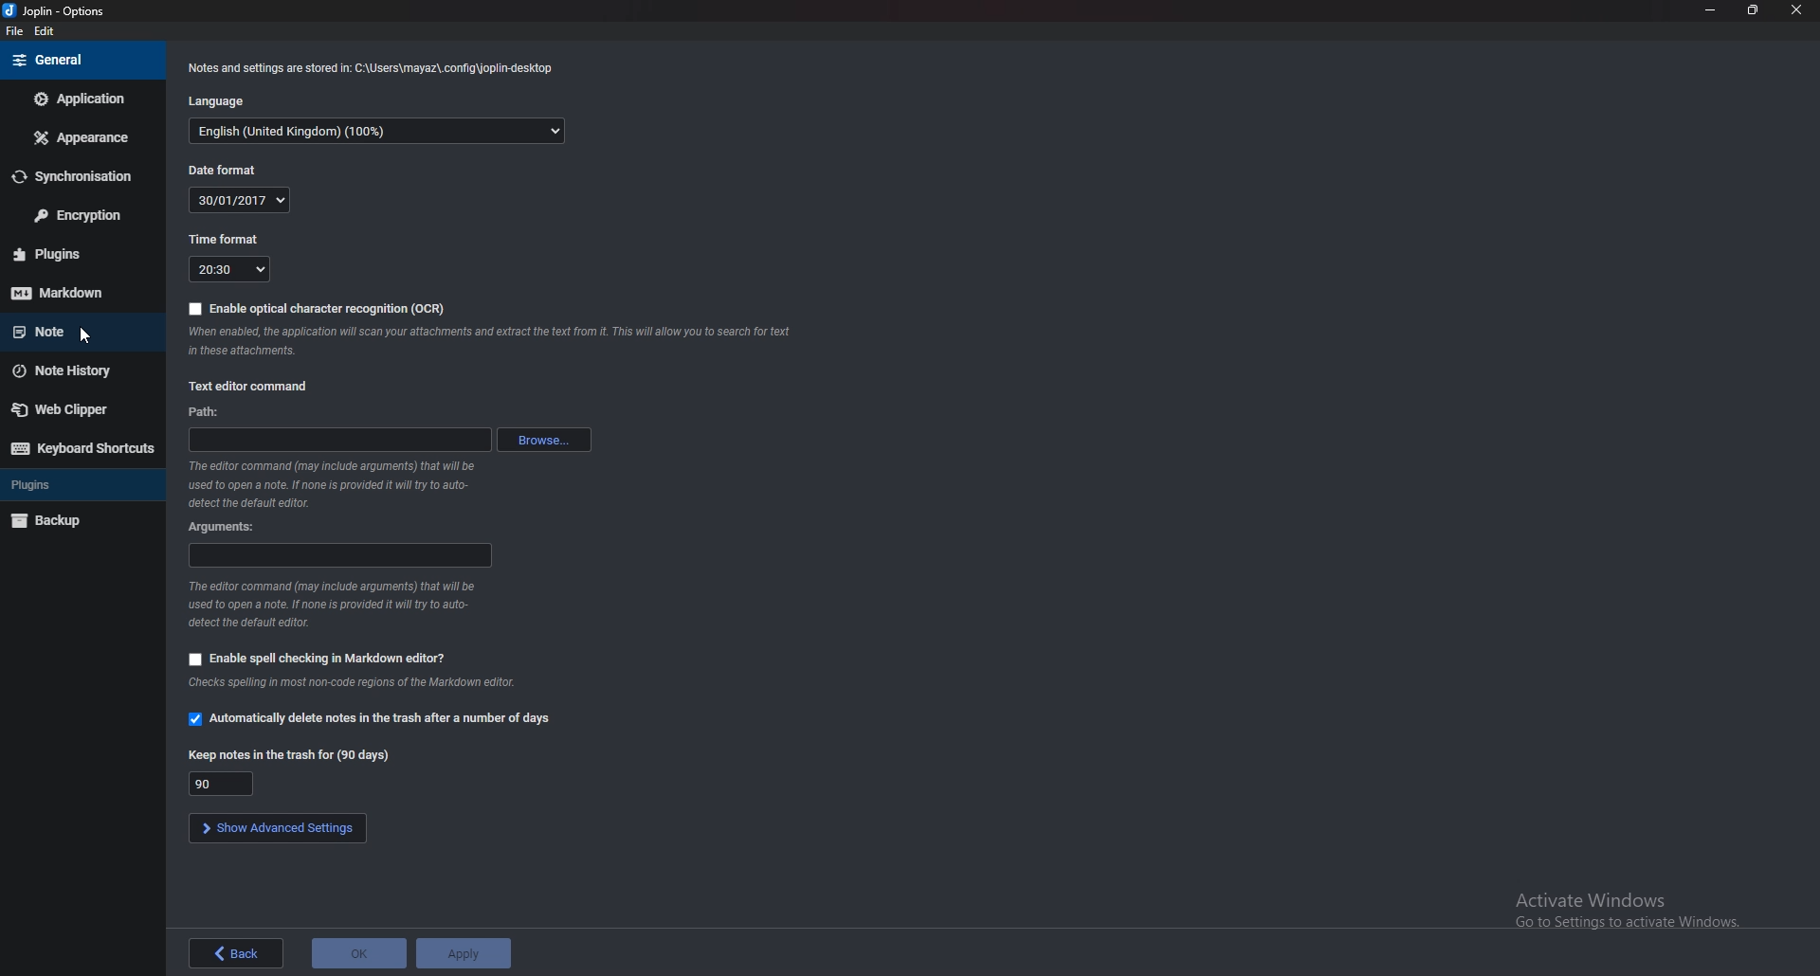 Image resolution: width=1820 pixels, height=976 pixels. I want to click on path, so click(211, 412).